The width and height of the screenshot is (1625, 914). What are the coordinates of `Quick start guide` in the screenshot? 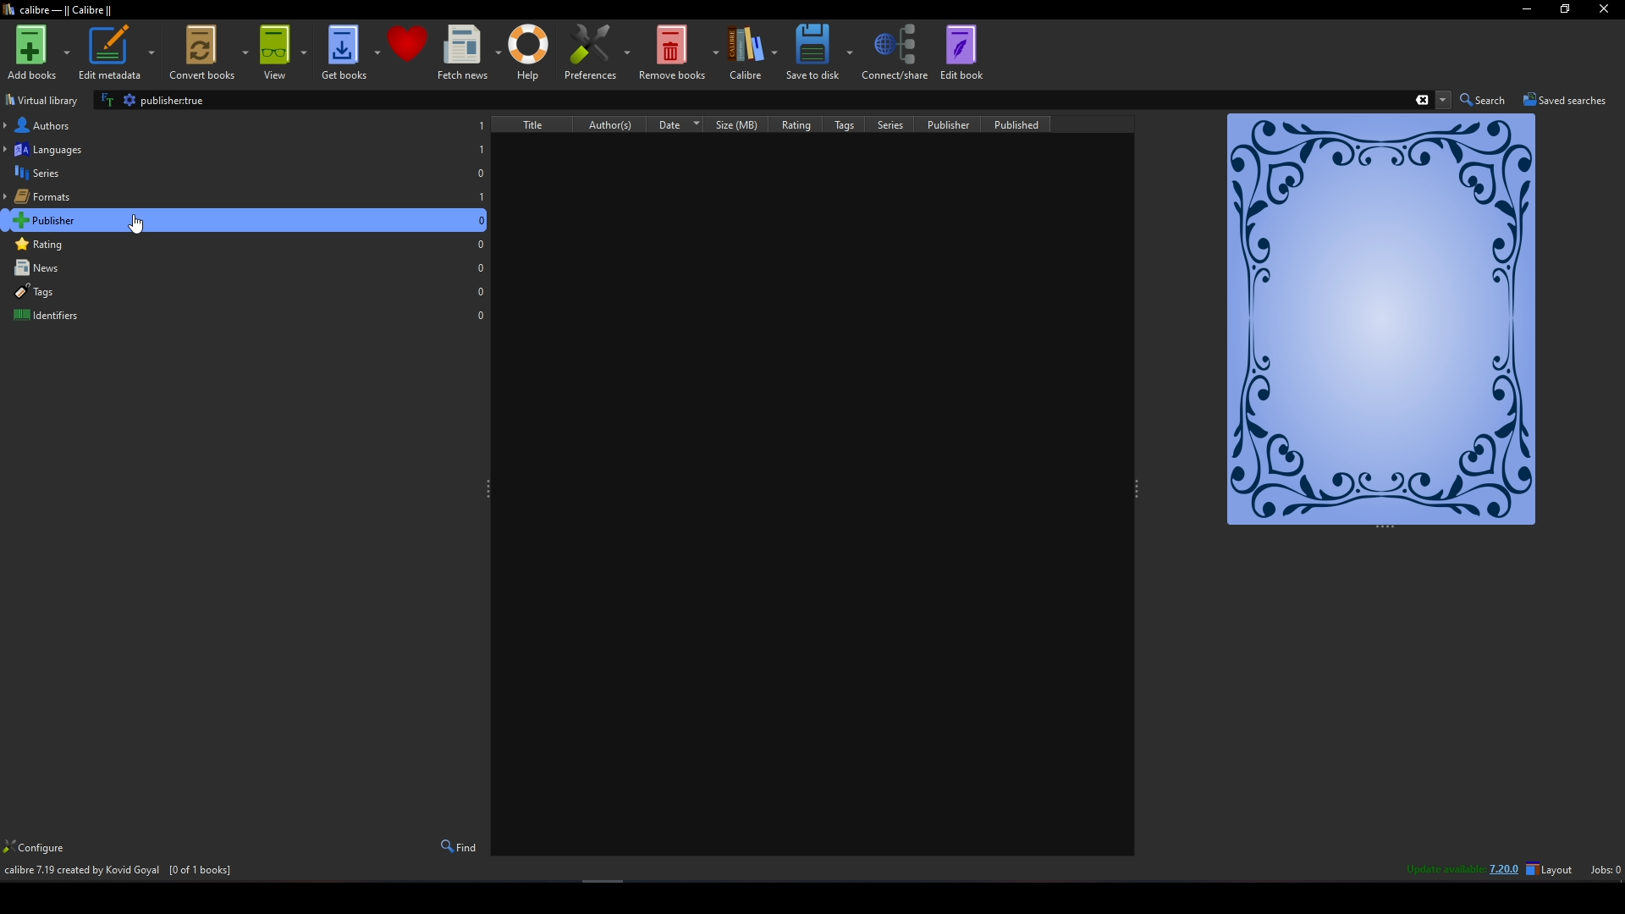 It's located at (1383, 318).